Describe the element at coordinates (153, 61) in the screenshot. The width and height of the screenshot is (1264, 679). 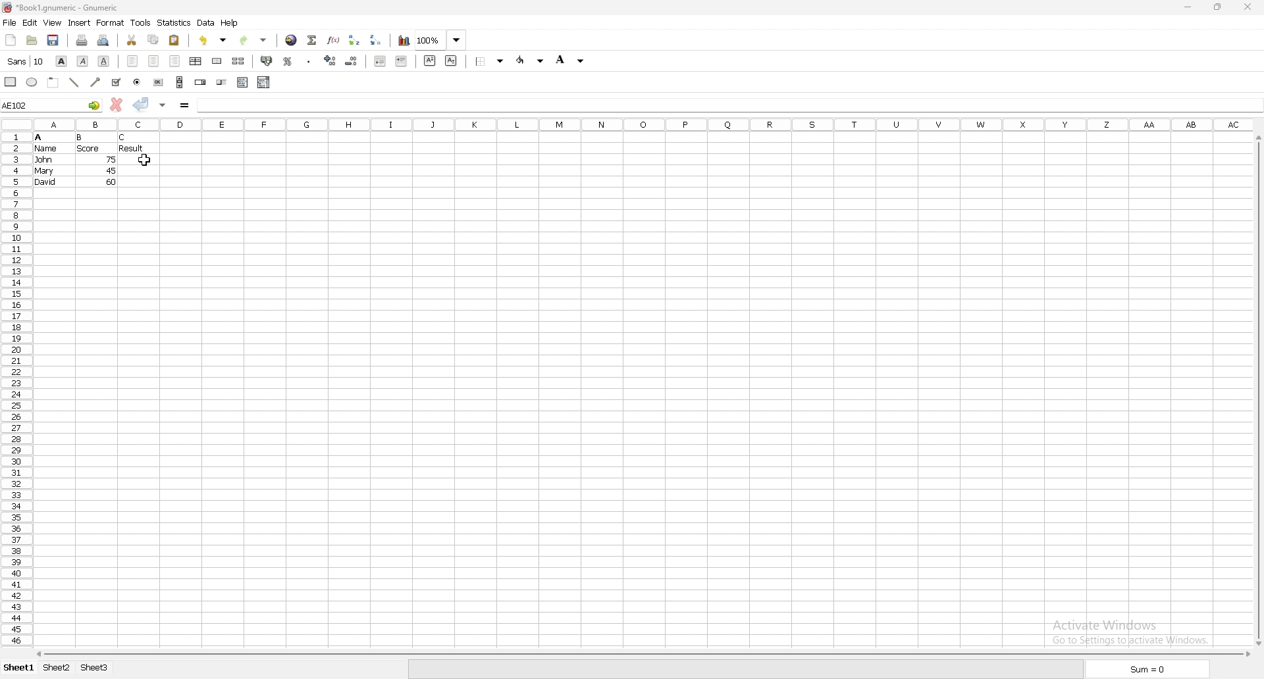
I see `center align` at that location.